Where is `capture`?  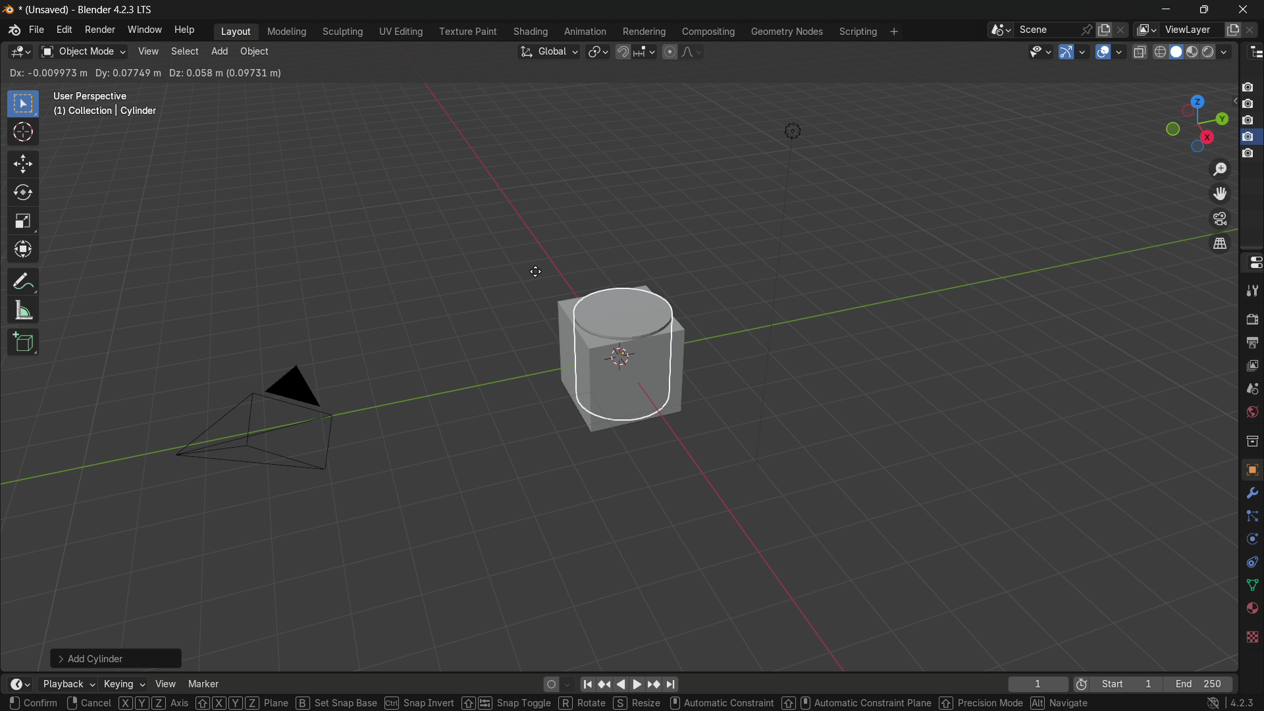
capture is located at coordinates (1250, 105).